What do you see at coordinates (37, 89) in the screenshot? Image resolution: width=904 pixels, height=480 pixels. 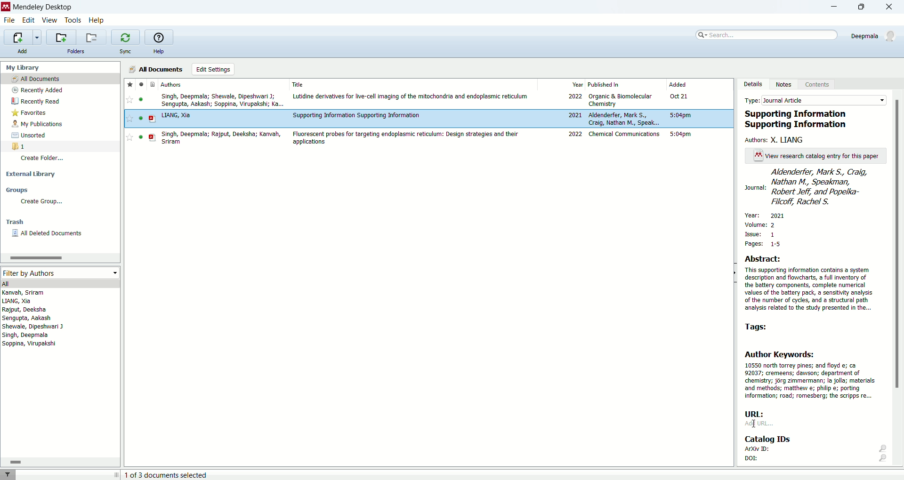 I see `recently added` at bounding box center [37, 89].